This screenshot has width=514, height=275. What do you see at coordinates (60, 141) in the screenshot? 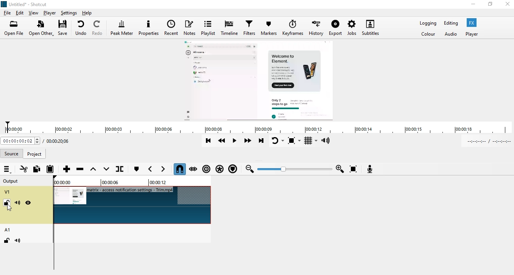
I see `total duration` at bounding box center [60, 141].